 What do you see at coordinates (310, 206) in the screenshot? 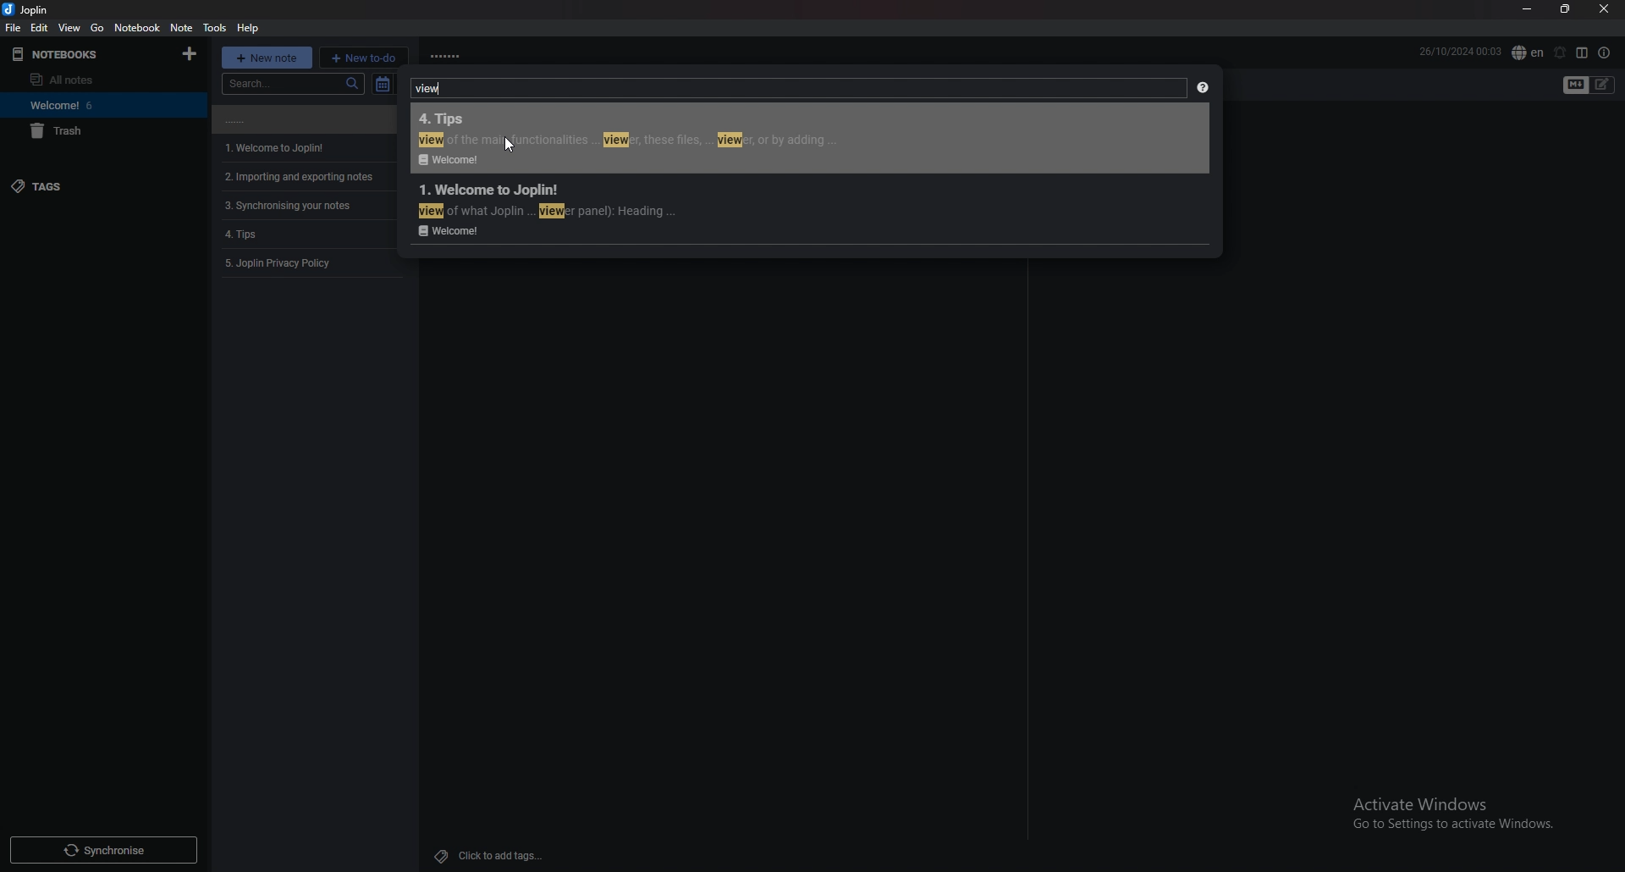
I see `note 4` at bounding box center [310, 206].